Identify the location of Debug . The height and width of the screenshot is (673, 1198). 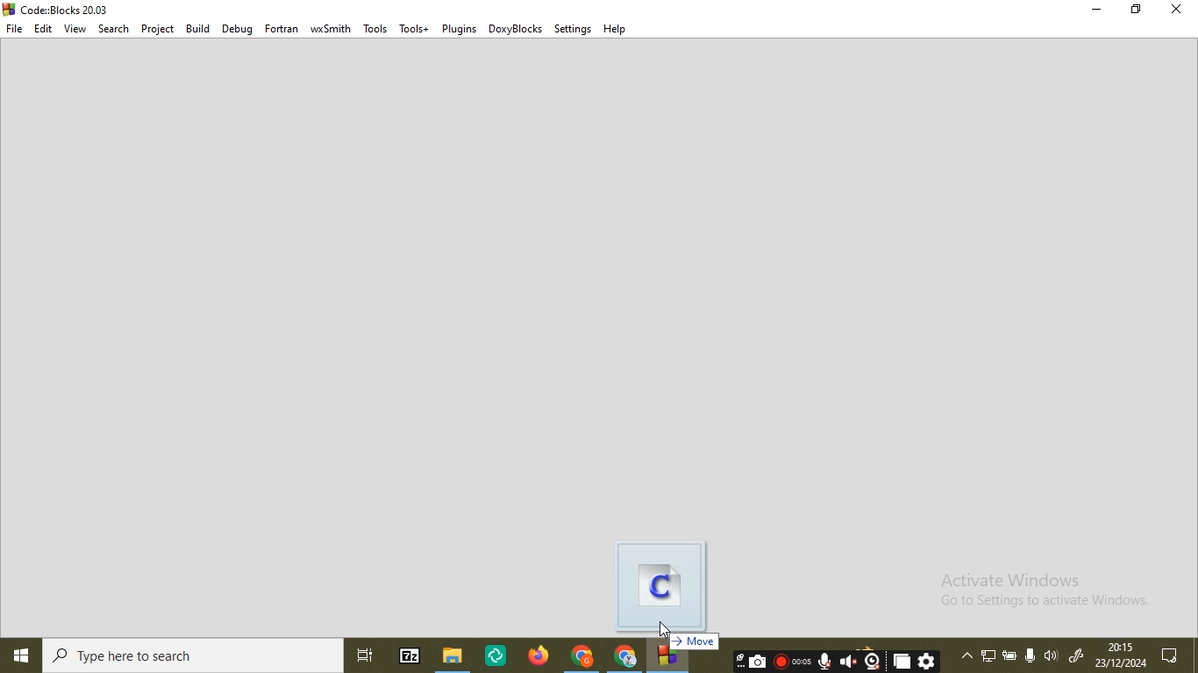
(235, 28).